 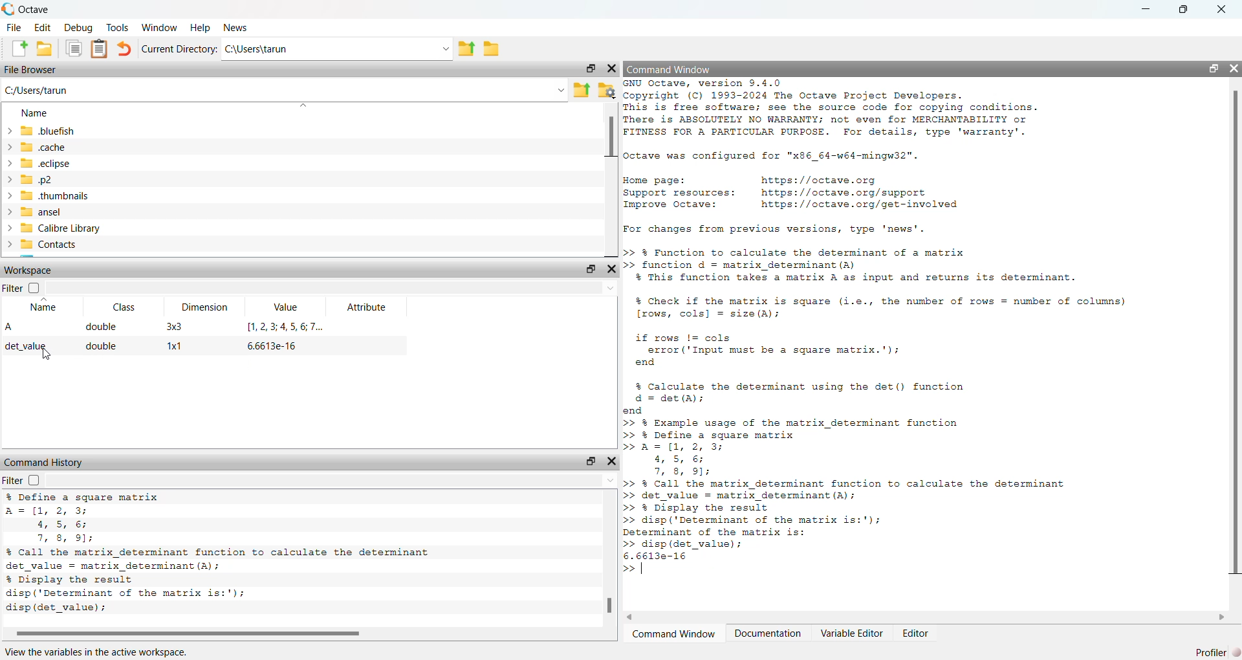 I want to click on calibre library, so click(x=54, y=228).